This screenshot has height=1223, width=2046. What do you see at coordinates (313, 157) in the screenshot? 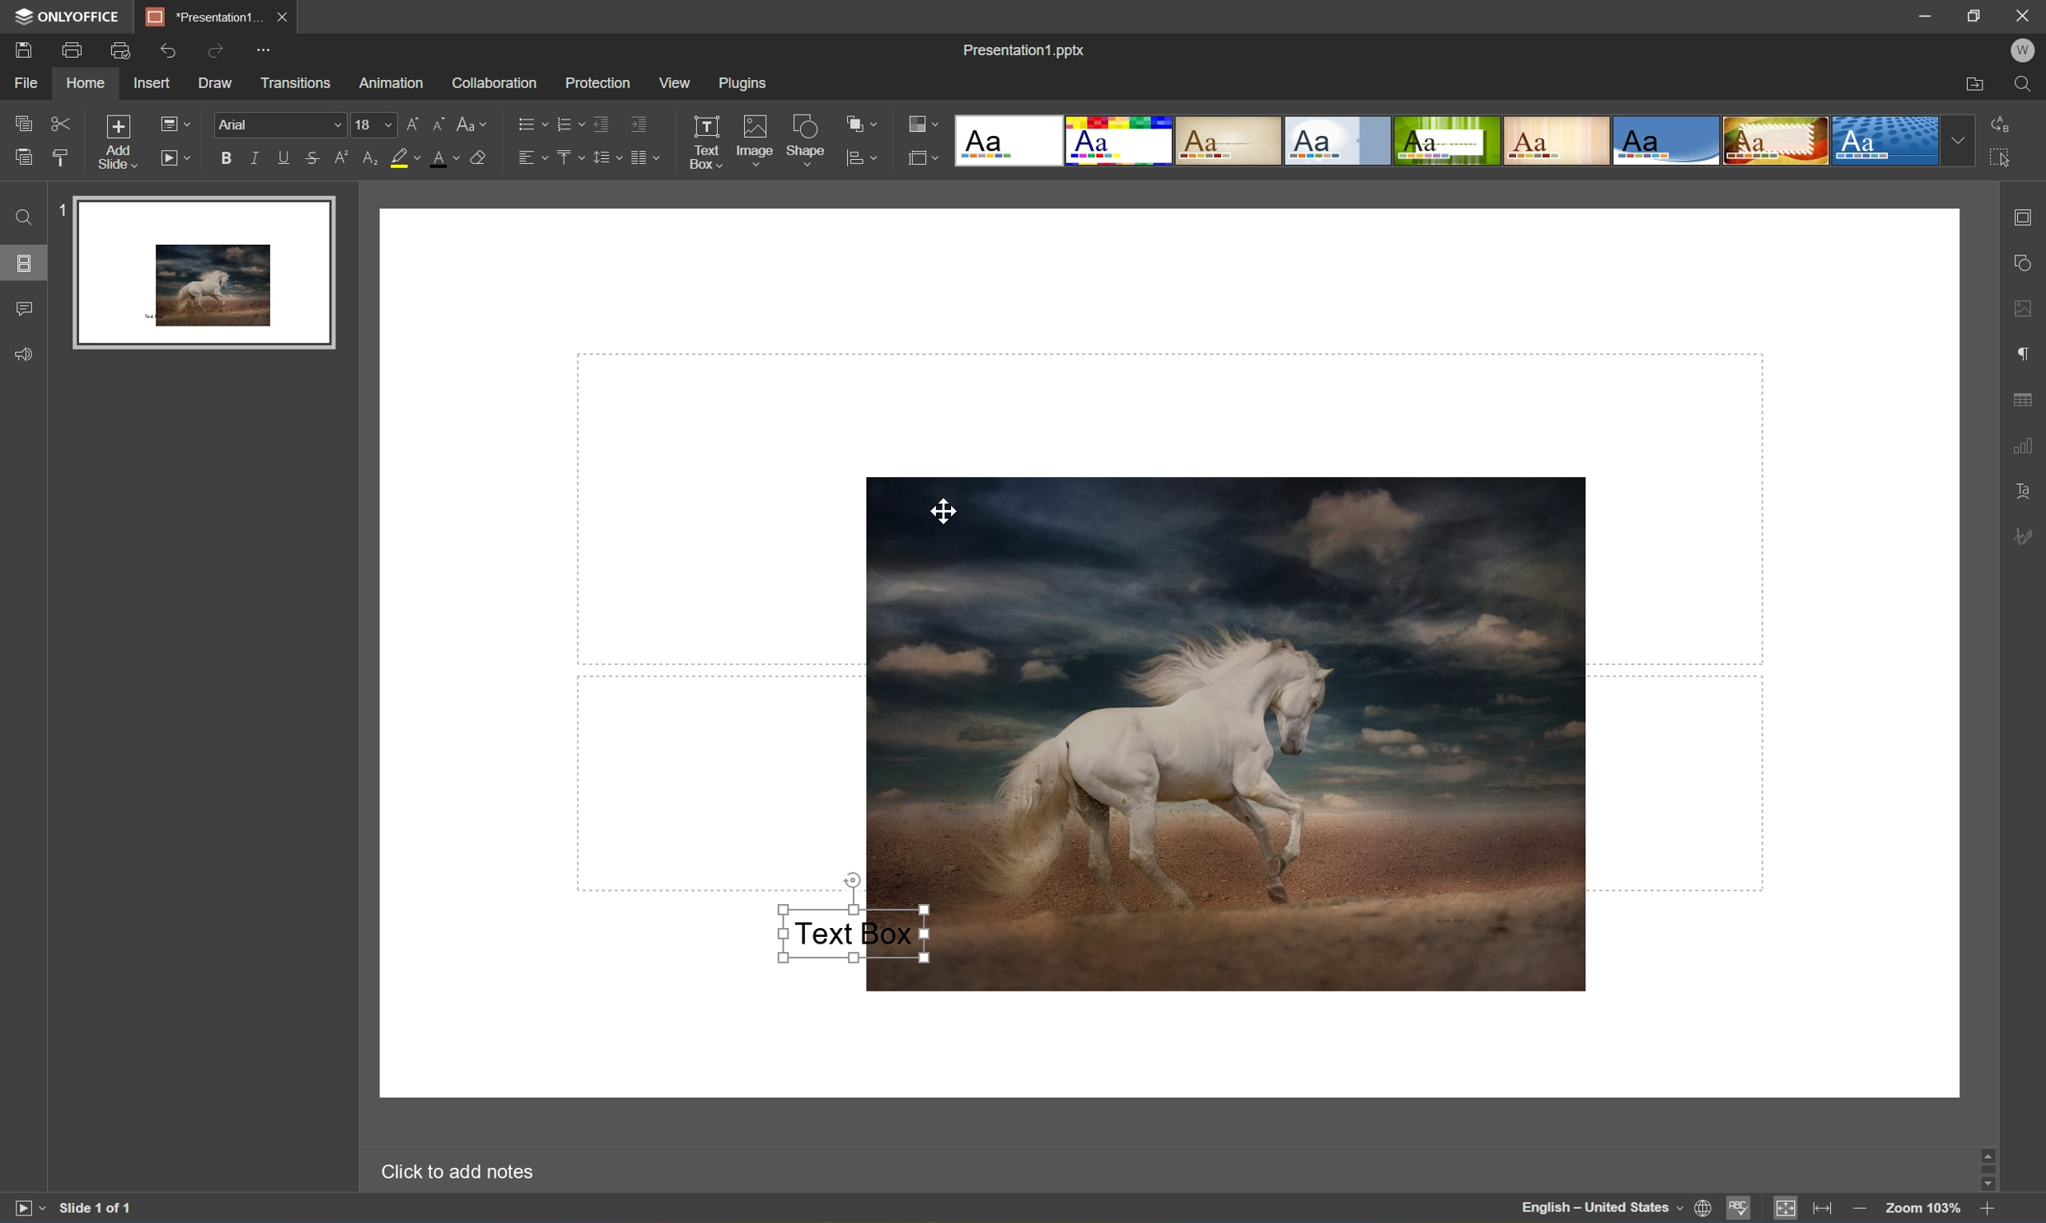
I see `Strikethrough` at bounding box center [313, 157].